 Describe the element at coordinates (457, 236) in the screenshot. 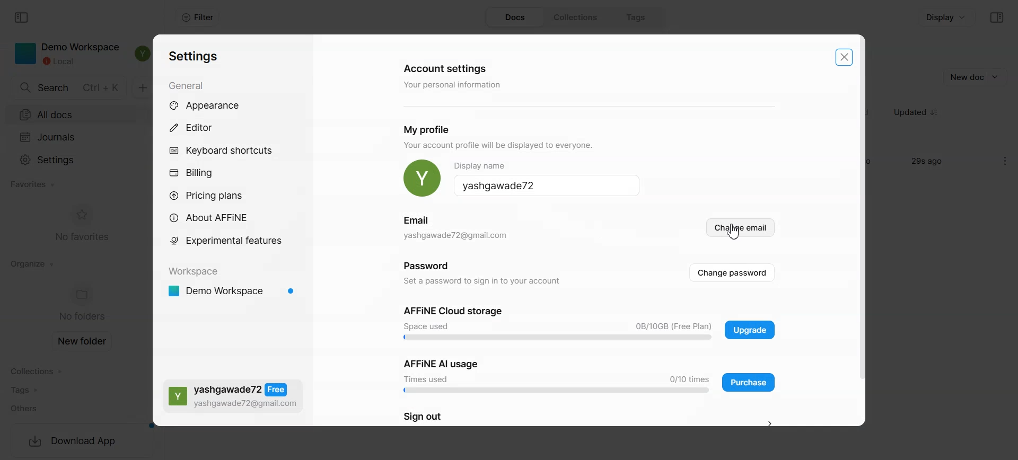

I see `email` at that location.